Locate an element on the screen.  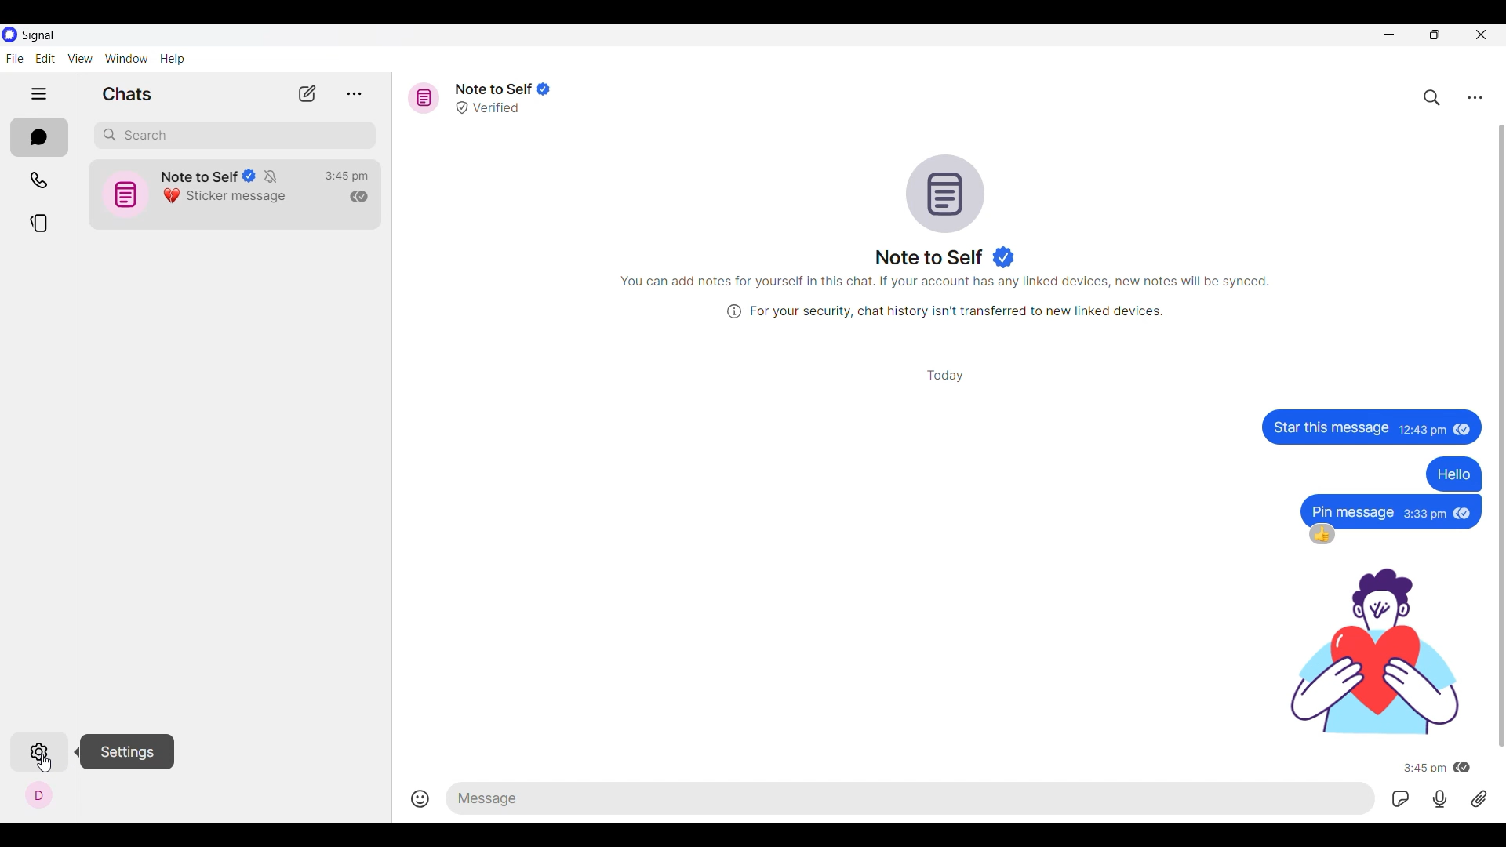
thumbsup is located at coordinates (1323, 535).